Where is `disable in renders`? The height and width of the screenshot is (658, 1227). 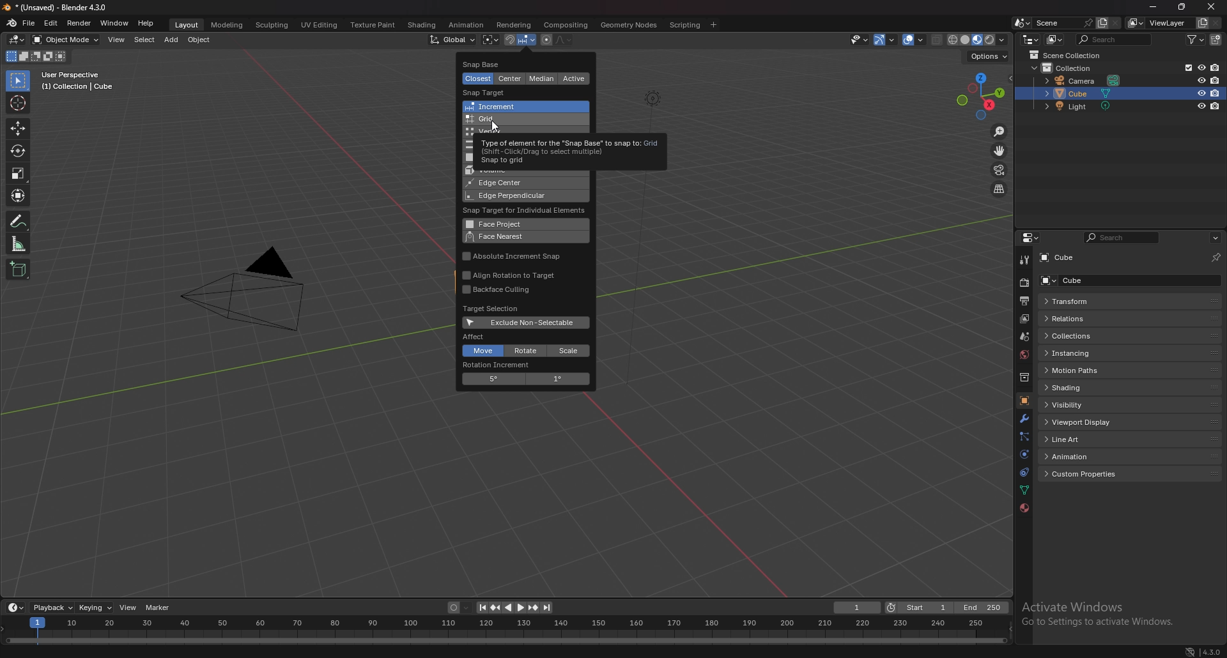
disable in renders is located at coordinates (1217, 93).